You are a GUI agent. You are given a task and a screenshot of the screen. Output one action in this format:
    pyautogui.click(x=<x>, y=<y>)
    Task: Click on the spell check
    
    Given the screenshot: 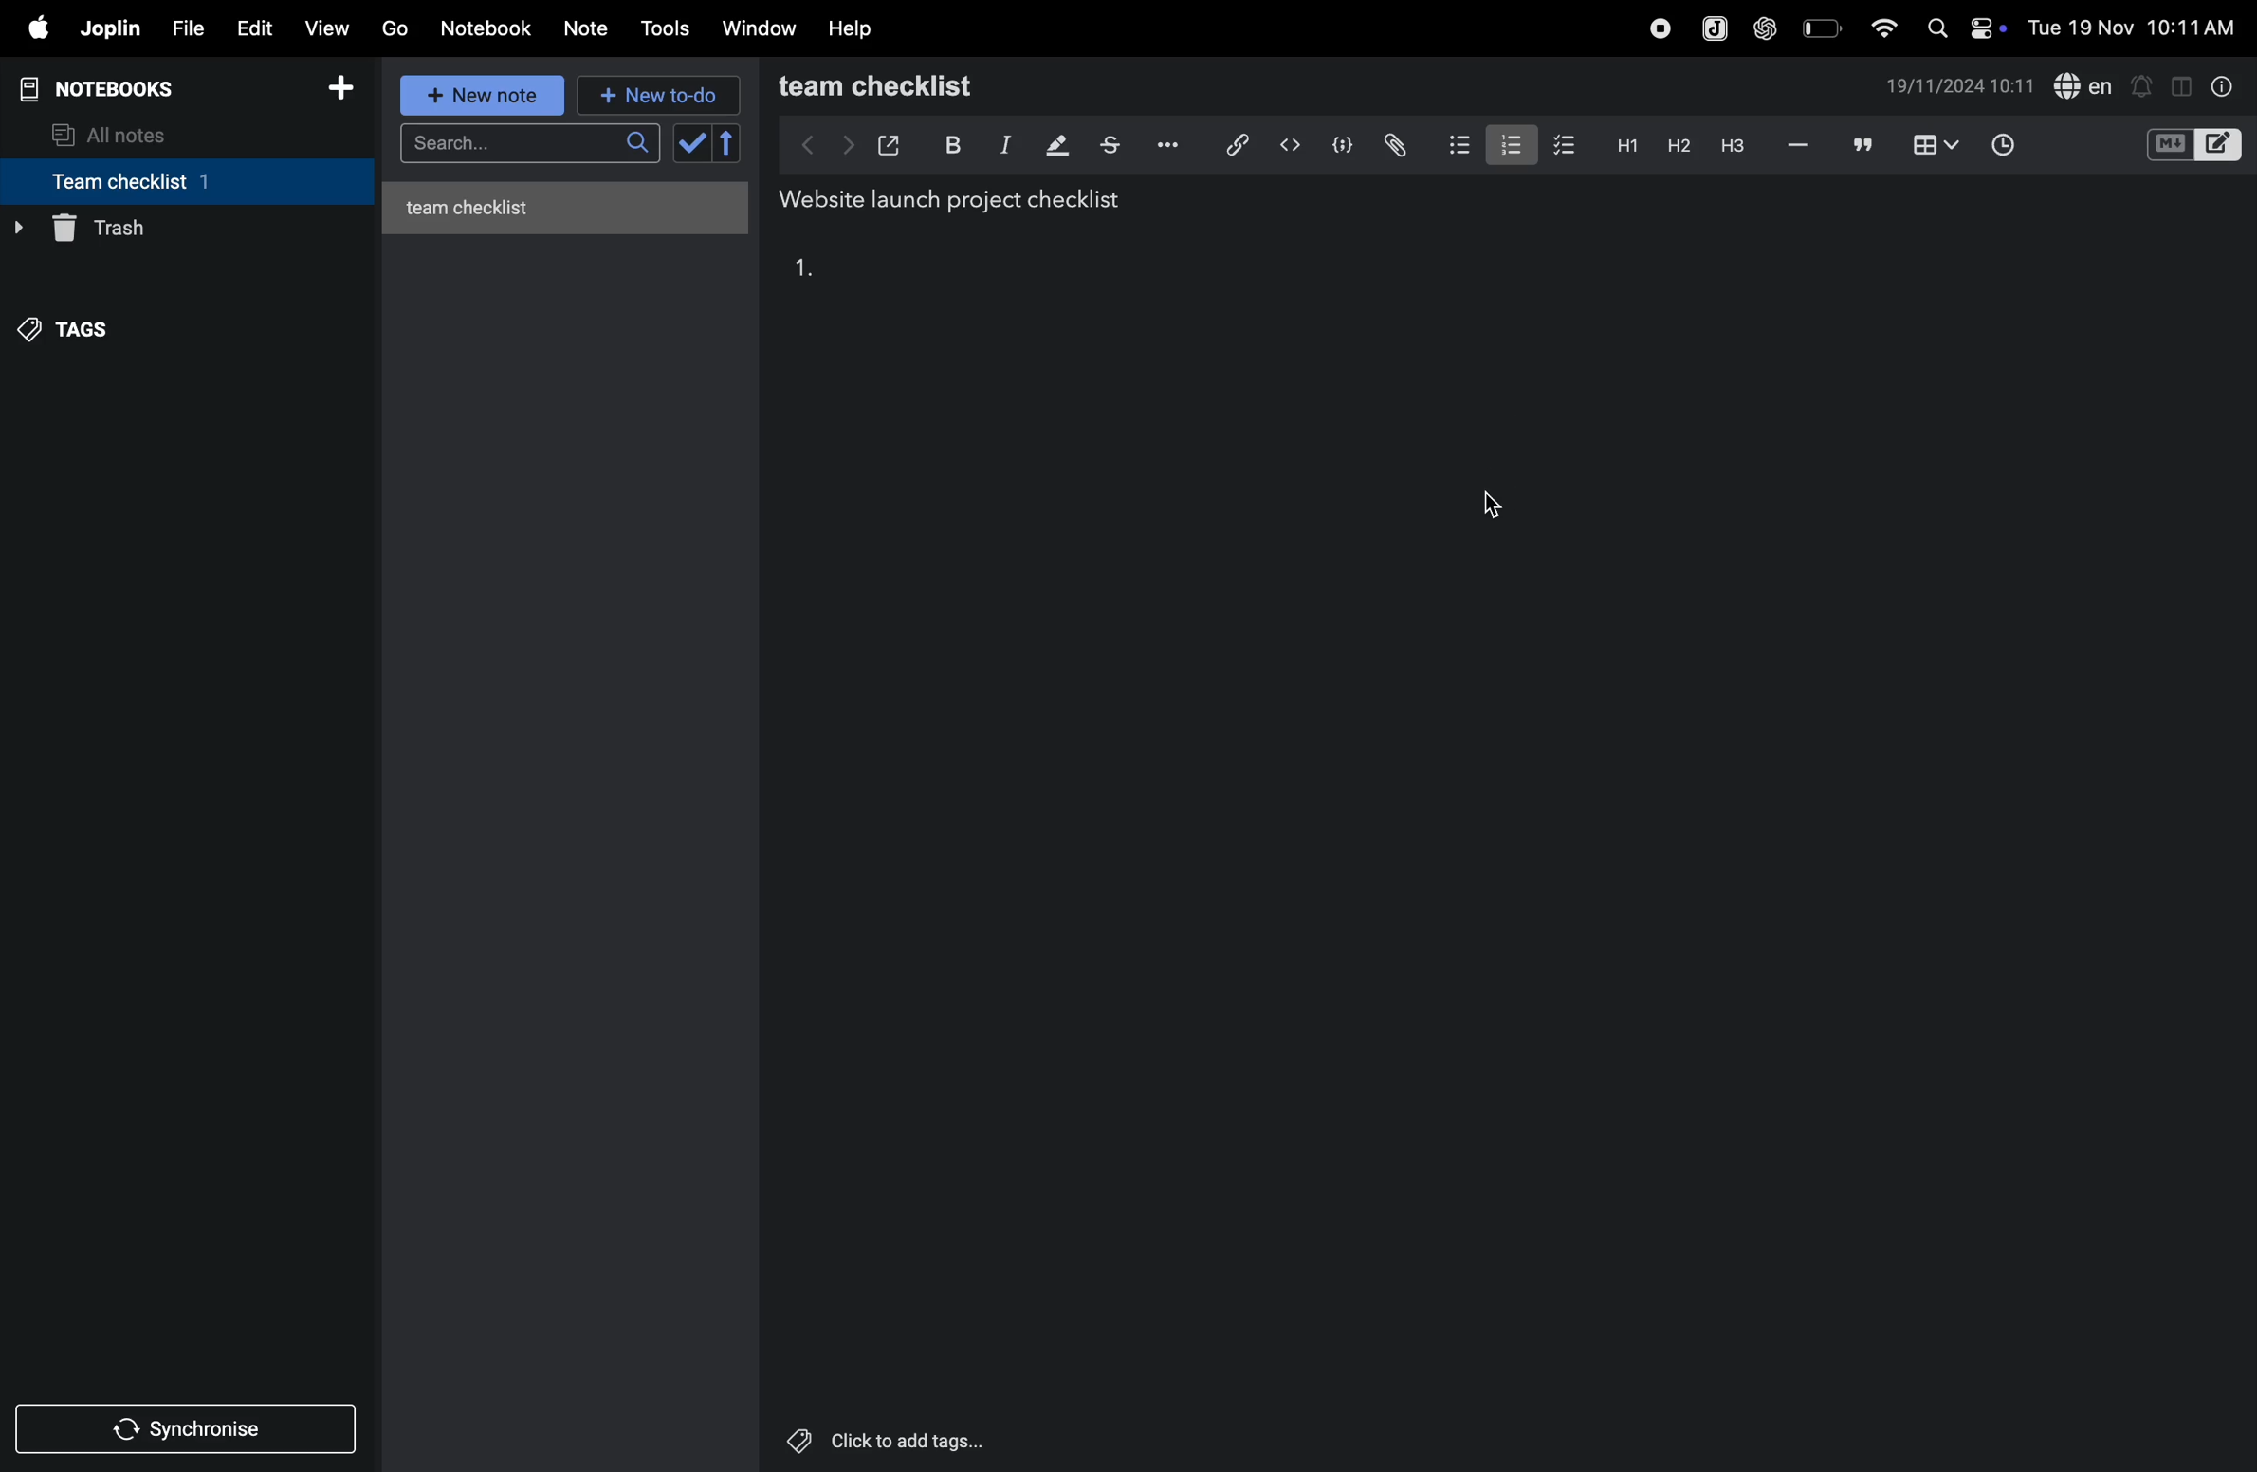 What is the action you would take?
    pyautogui.click(x=2085, y=85)
    